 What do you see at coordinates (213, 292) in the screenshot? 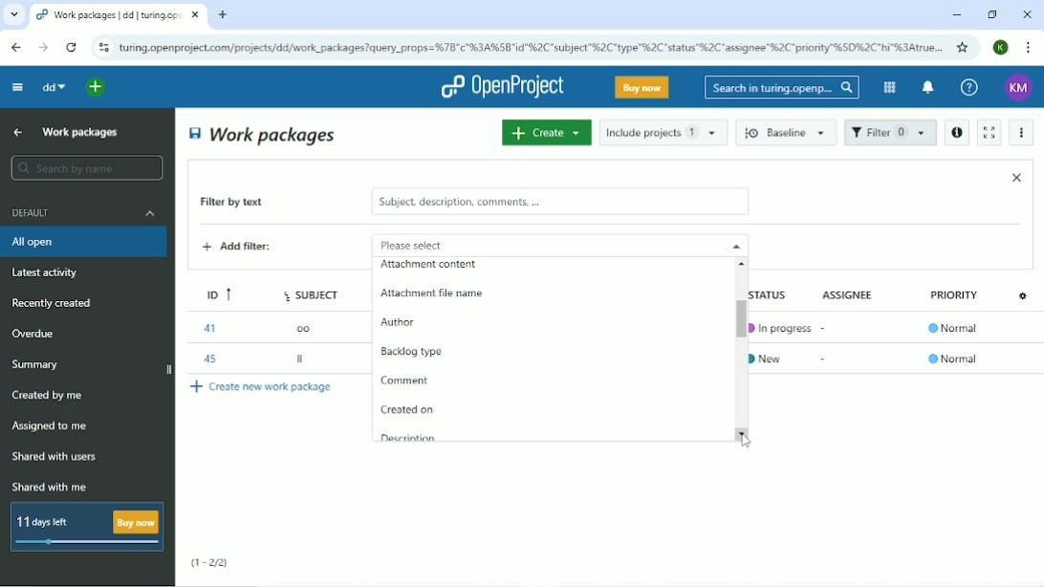
I see `ID` at bounding box center [213, 292].